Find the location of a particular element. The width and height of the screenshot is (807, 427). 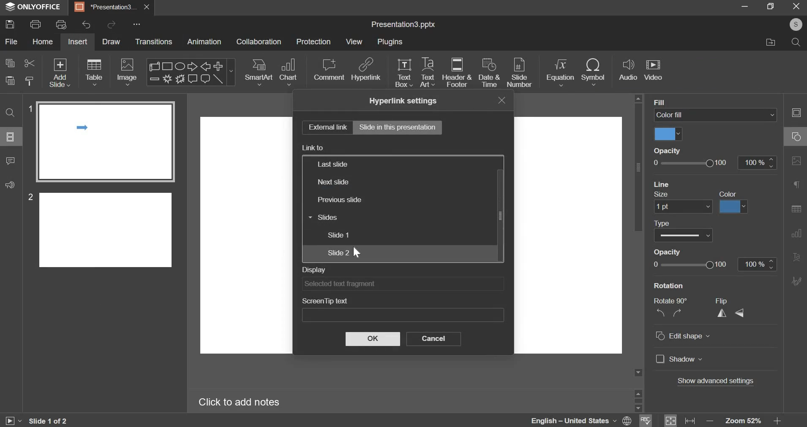

plus is located at coordinates (218, 65).